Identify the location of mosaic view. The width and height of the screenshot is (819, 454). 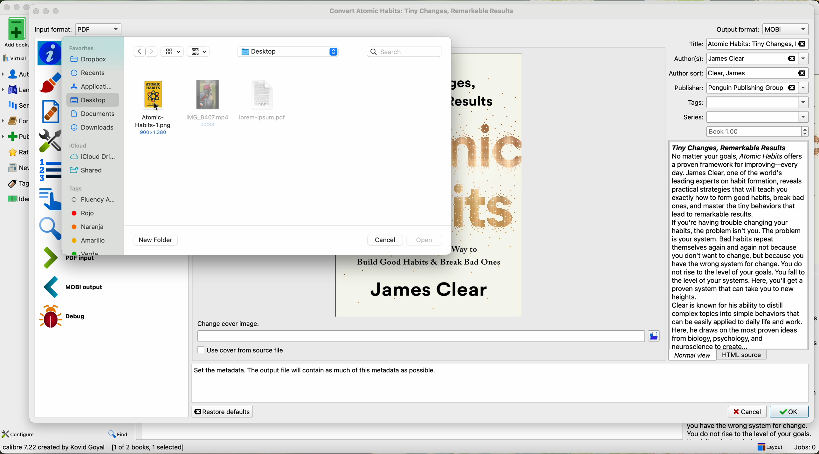
(173, 51).